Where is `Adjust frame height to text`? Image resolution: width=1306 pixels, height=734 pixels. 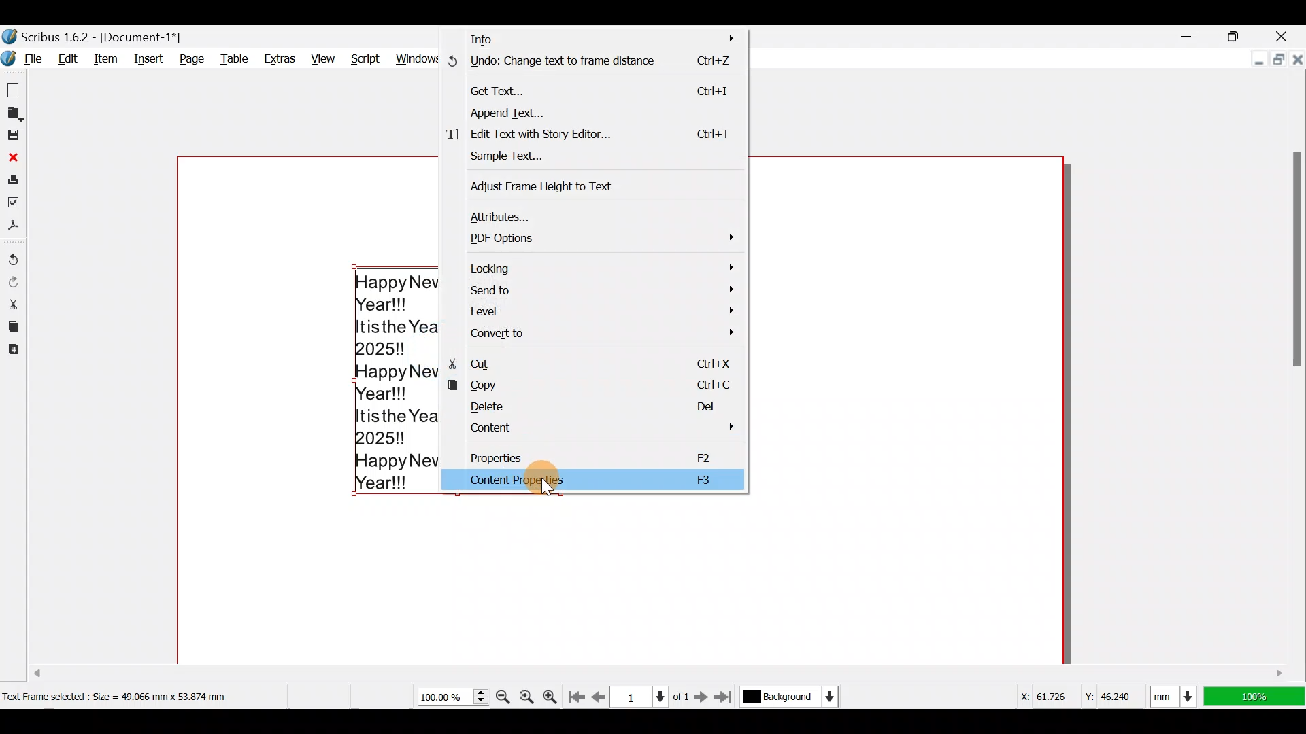
Adjust frame height to text is located at coordinates (556, 185).